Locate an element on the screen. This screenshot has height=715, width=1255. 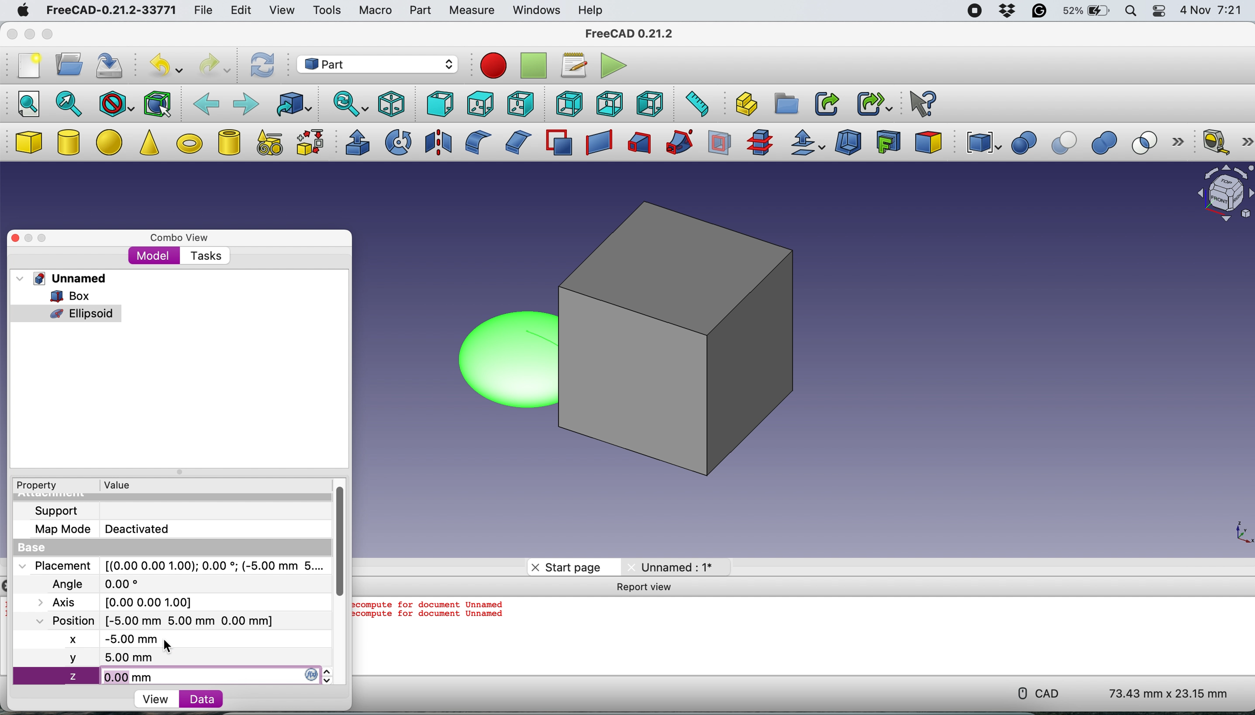
part is located at coordinates (419, 12).